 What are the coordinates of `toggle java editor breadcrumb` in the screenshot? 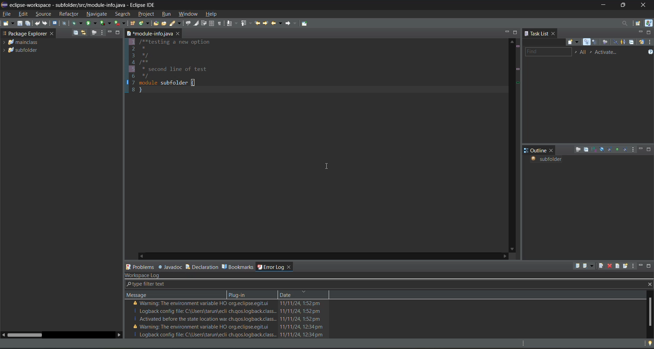 It's located at (188, 24).